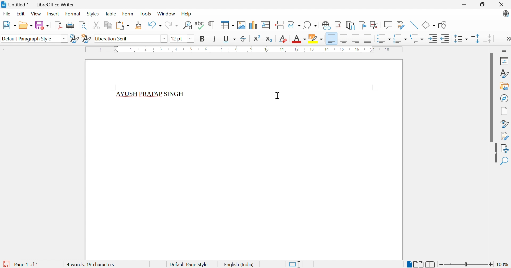 Image resolution: width=511 pixels, height=268 pixels. What do you see at coordinates (215, 39) in the screenshot?
I see `Italic` at bounding box center [215, 39].